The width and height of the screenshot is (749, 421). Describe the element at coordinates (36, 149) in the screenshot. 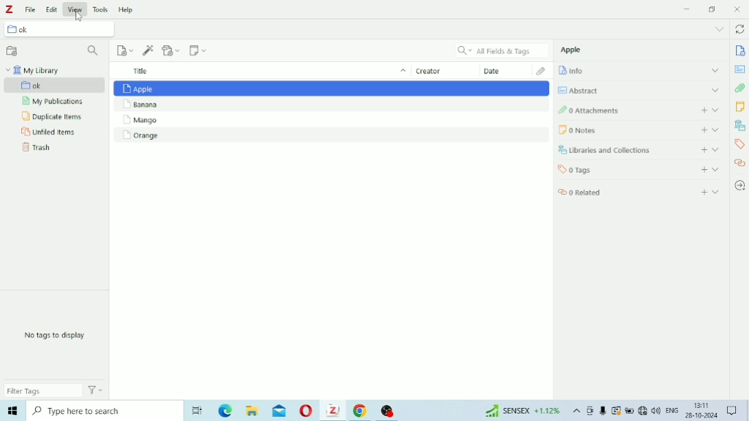

I see `Trash` at that location.